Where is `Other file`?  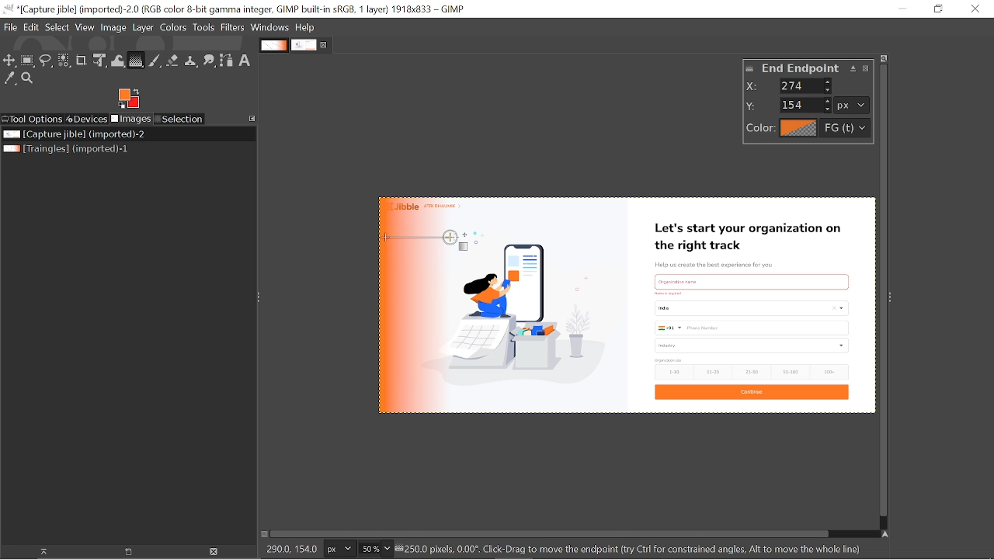
Other file is located at coordinates (68, 149).